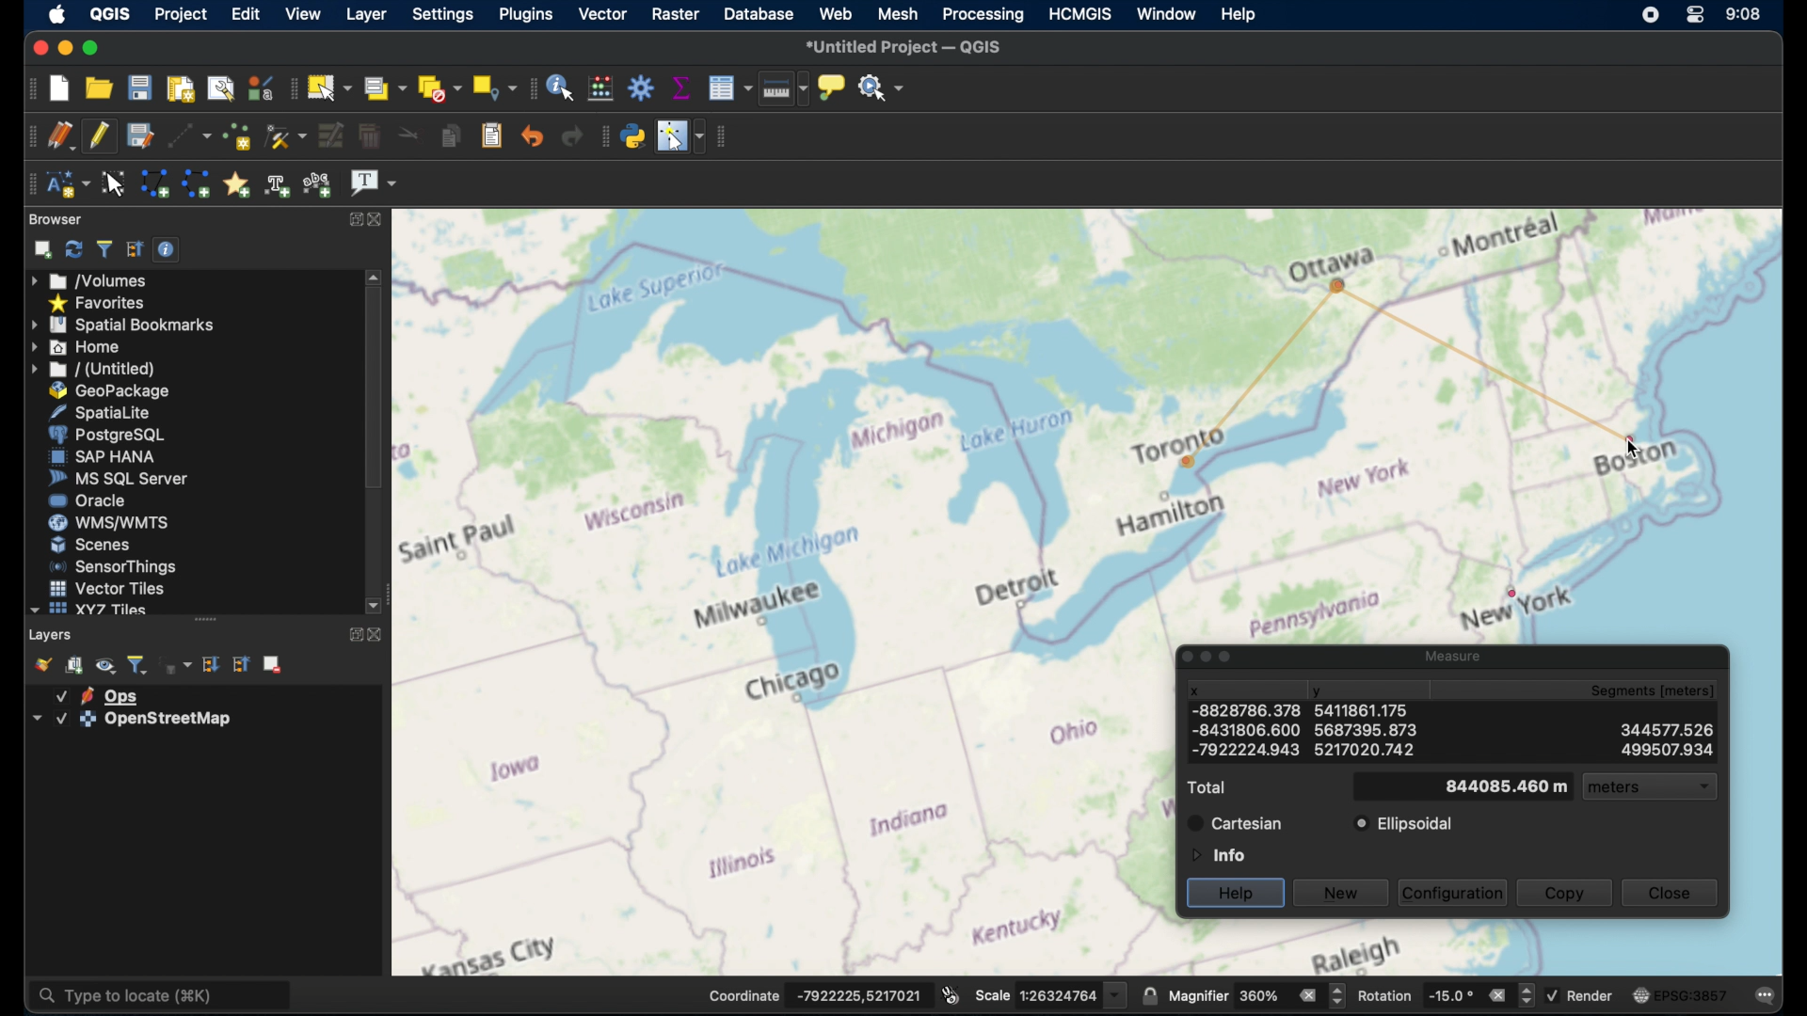  Describe the element at coordinates (212, 664) in the screenshot. I see `expand all` at that location.